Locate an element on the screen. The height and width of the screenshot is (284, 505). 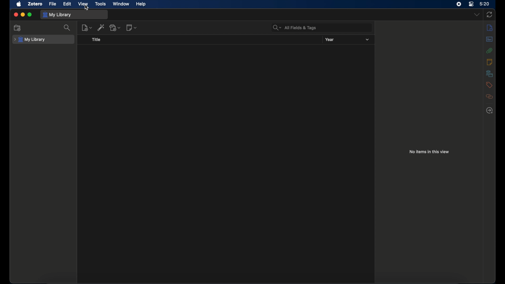
dropdown is located at coordinates (476, 14).